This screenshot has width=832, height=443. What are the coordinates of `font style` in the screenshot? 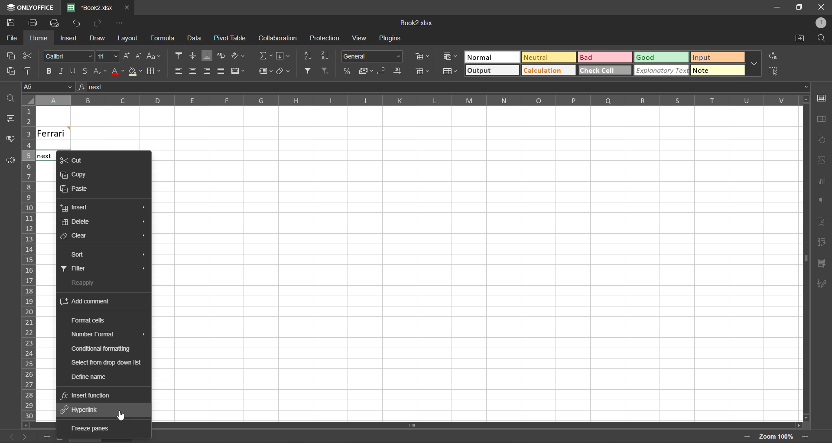 It's located at (70, 57).